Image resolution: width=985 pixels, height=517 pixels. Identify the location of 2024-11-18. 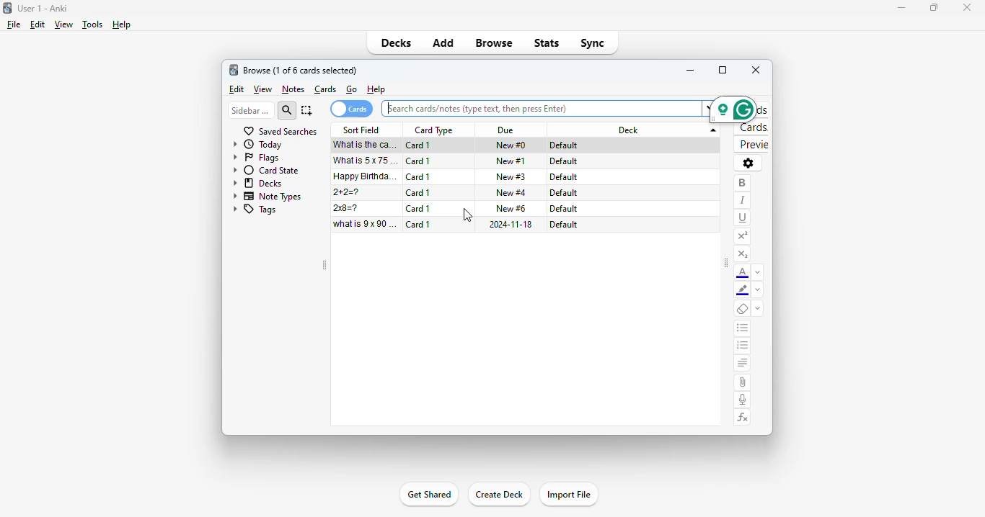
(511, 225).